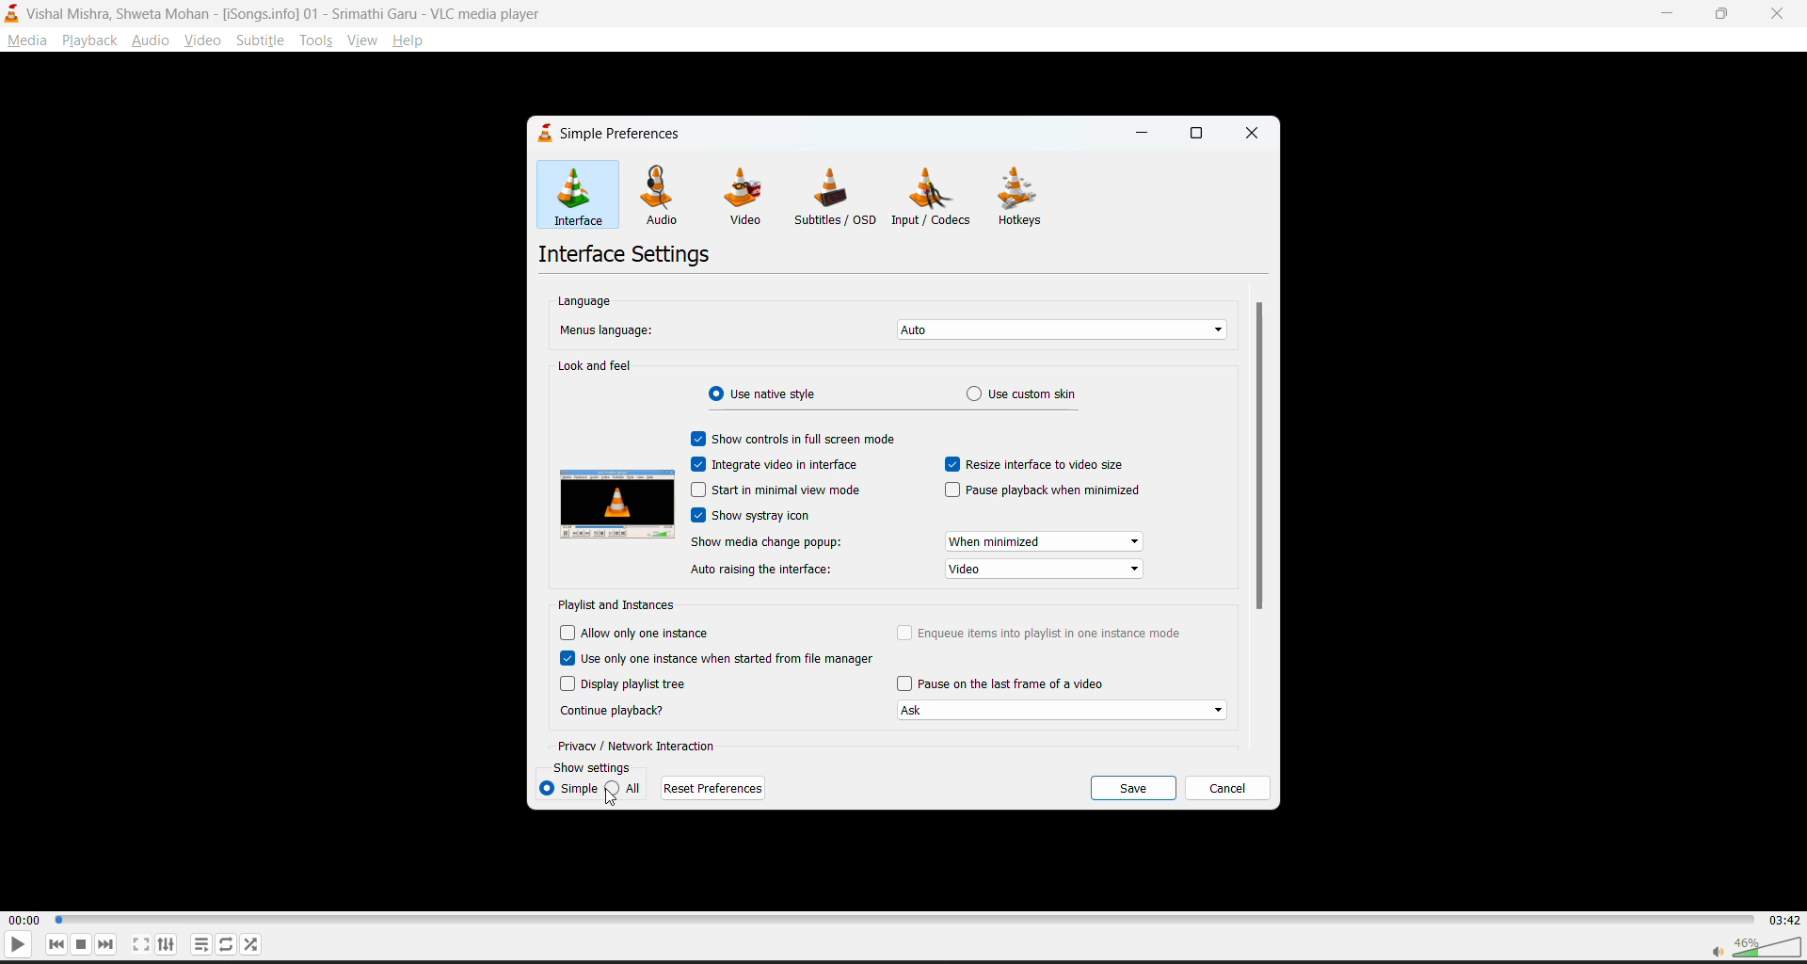  Describe the element at coordinates (1138, 787) in the screenshot. I see `save` at that location.